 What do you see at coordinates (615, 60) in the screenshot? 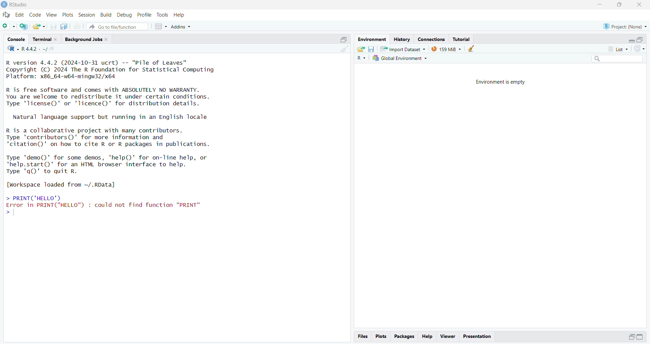
I see `search` at bounding box center [615, 60].